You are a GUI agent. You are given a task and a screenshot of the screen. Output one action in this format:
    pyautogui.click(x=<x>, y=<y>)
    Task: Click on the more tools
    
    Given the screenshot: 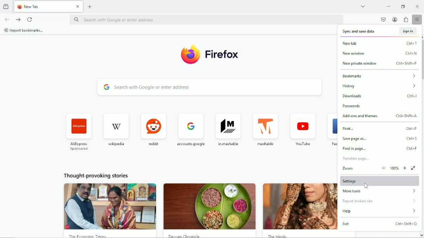 What is the action you would take?
    pyautogui.click(x=381, y=192)
    